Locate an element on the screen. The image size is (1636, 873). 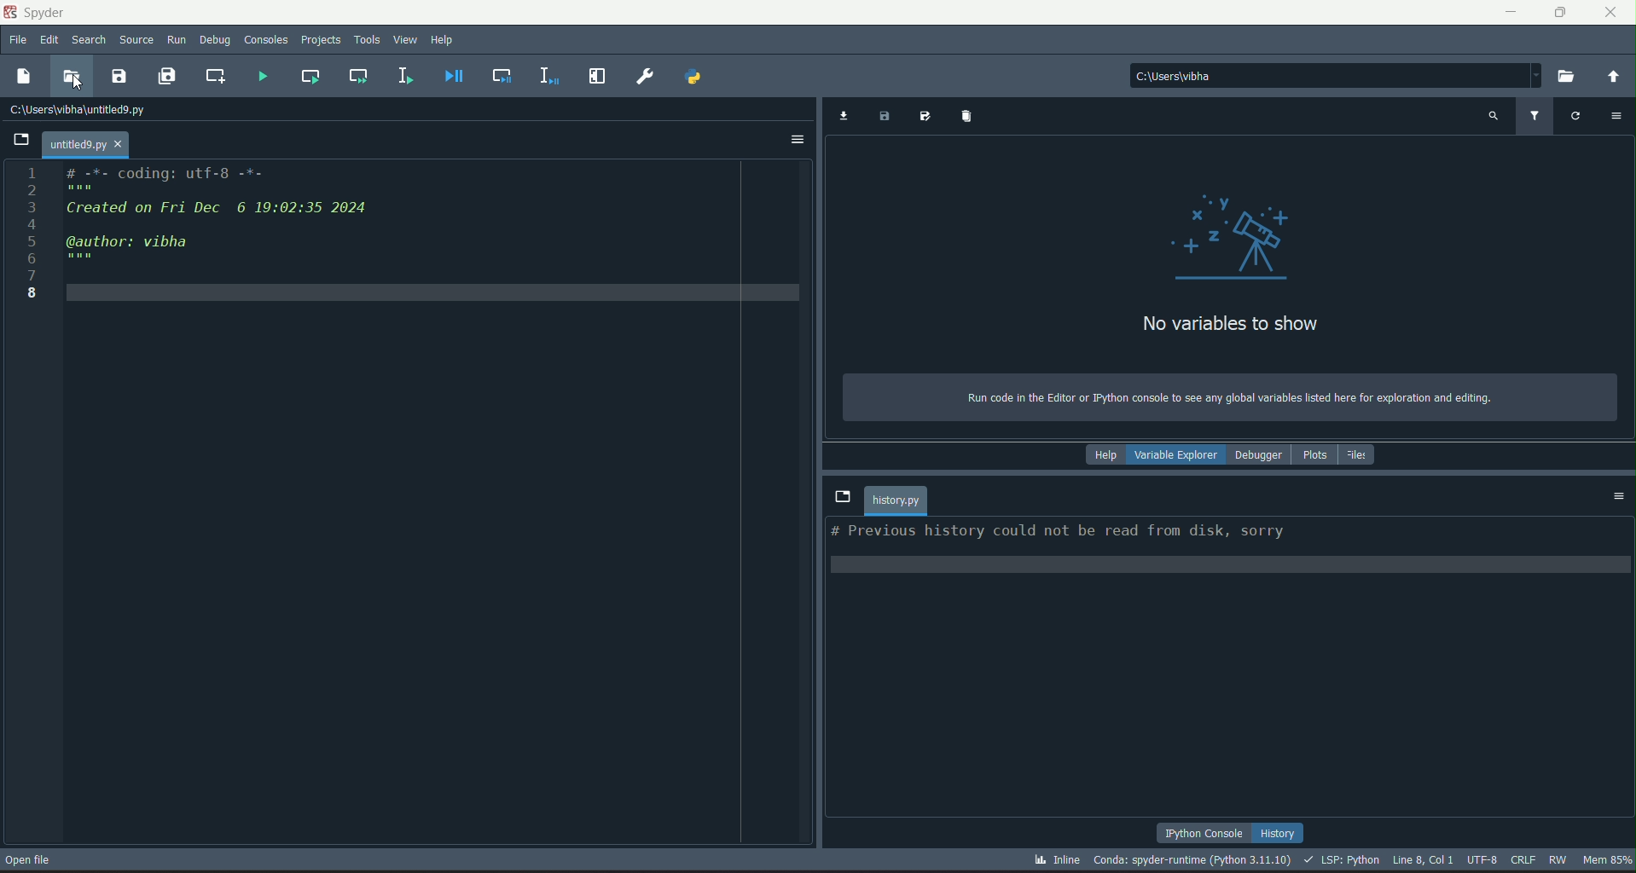
run selection is located at coordinates (408, 78).